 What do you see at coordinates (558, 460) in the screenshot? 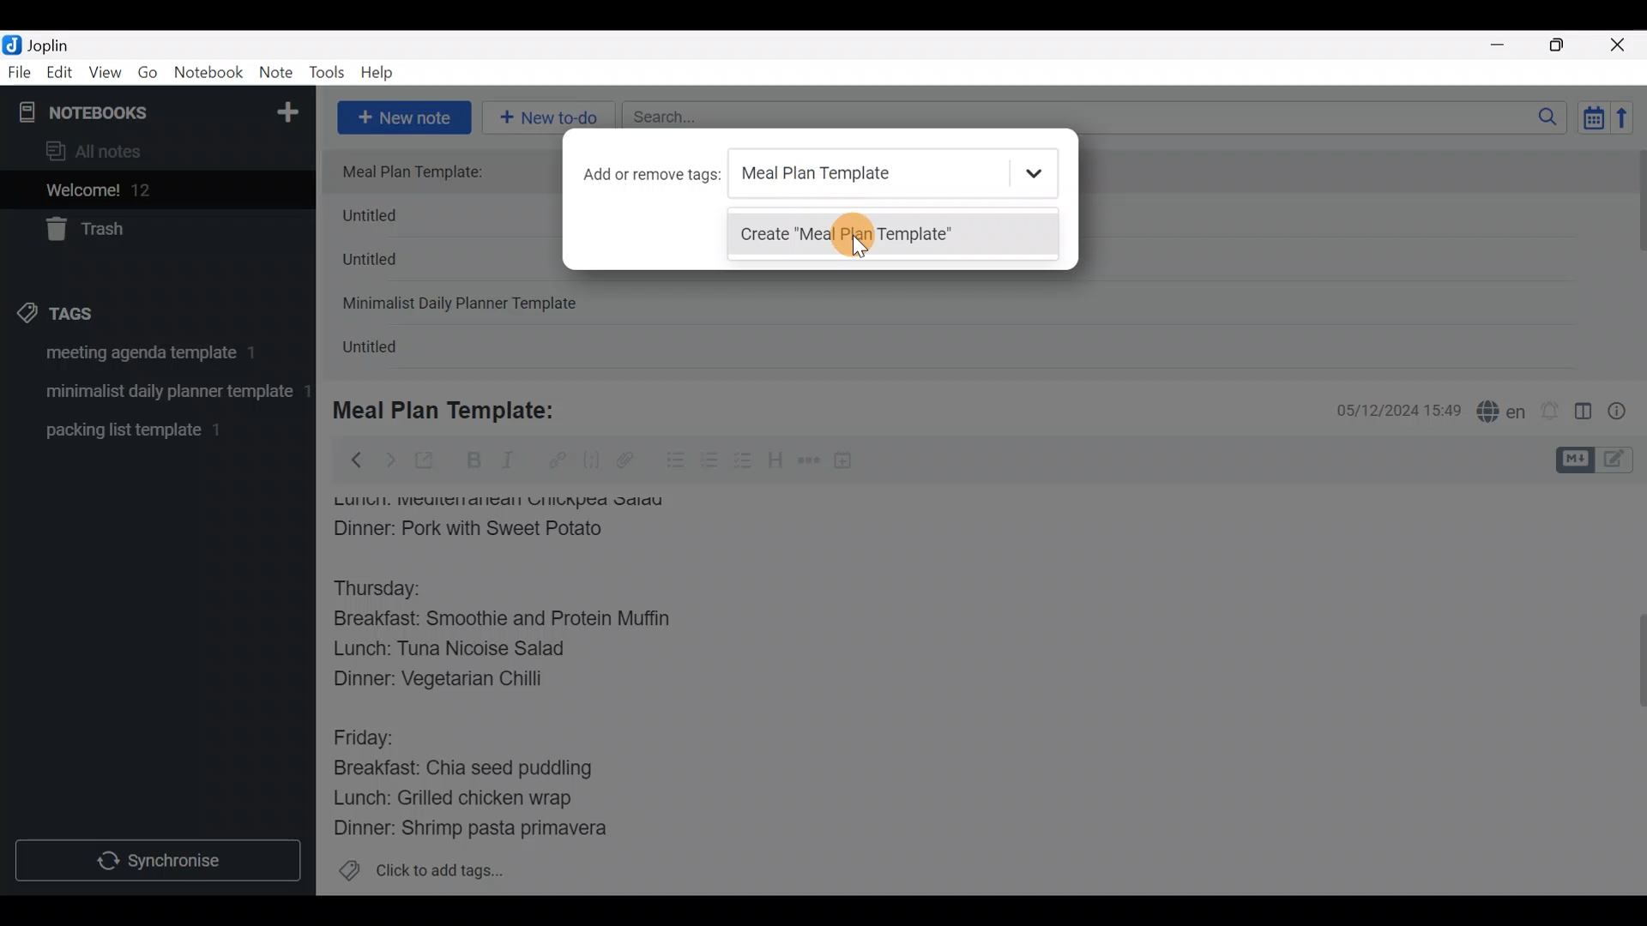
I see `Hyperlink` at bounding box center [558, 460].